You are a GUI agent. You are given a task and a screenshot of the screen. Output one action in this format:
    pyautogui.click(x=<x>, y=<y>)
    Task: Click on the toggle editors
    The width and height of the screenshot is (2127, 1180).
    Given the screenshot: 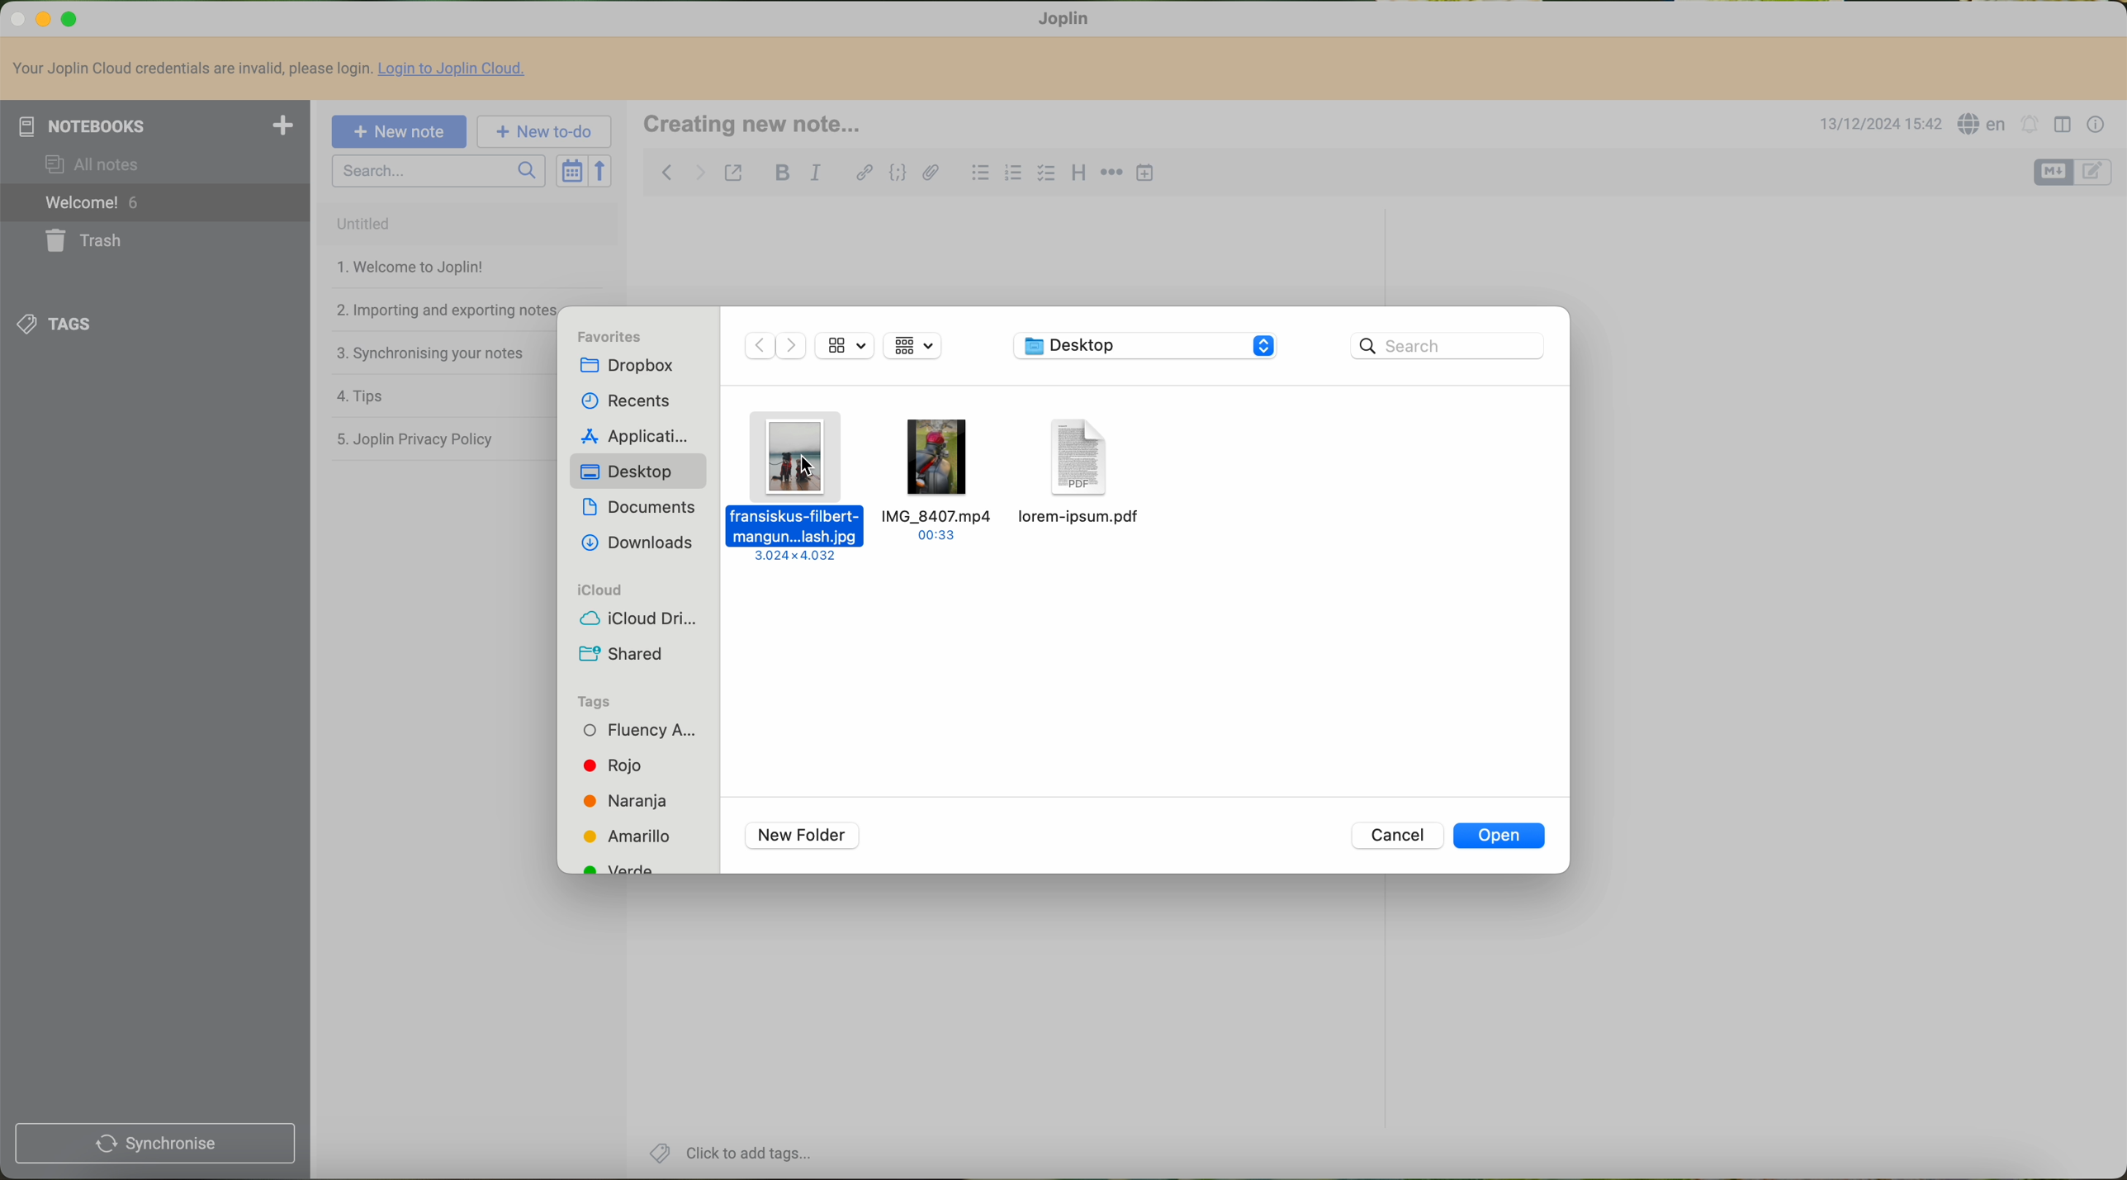 What is the action you would take?
    pyautogui.click(x=2096, y=174)
    